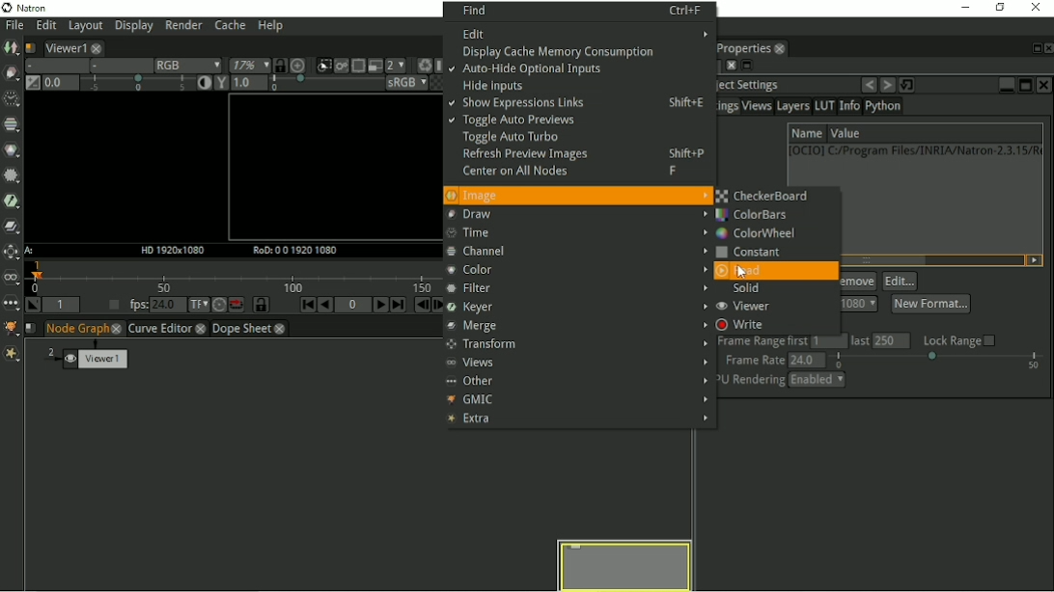 This screenshot has height=592, width=1054. Describe the element at coordinates (13, 278) in the screenshot. I see `Views` at that location.